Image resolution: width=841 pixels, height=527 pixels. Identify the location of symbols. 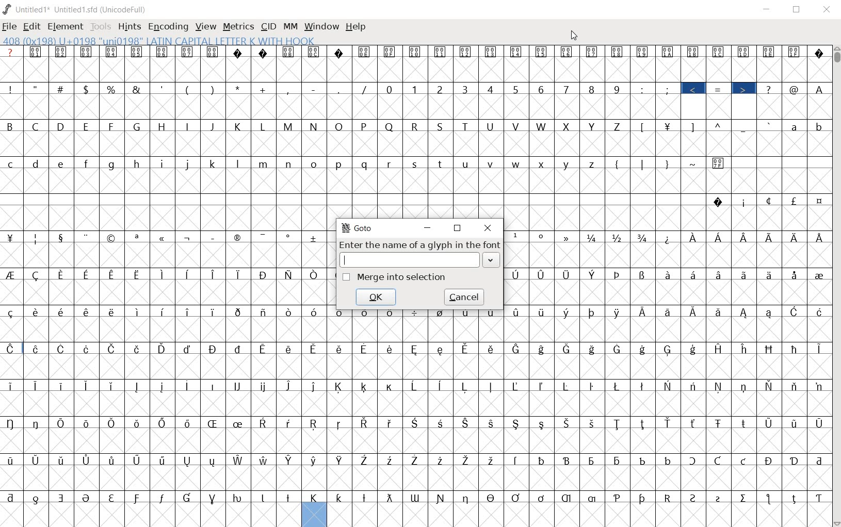
(784, 88).